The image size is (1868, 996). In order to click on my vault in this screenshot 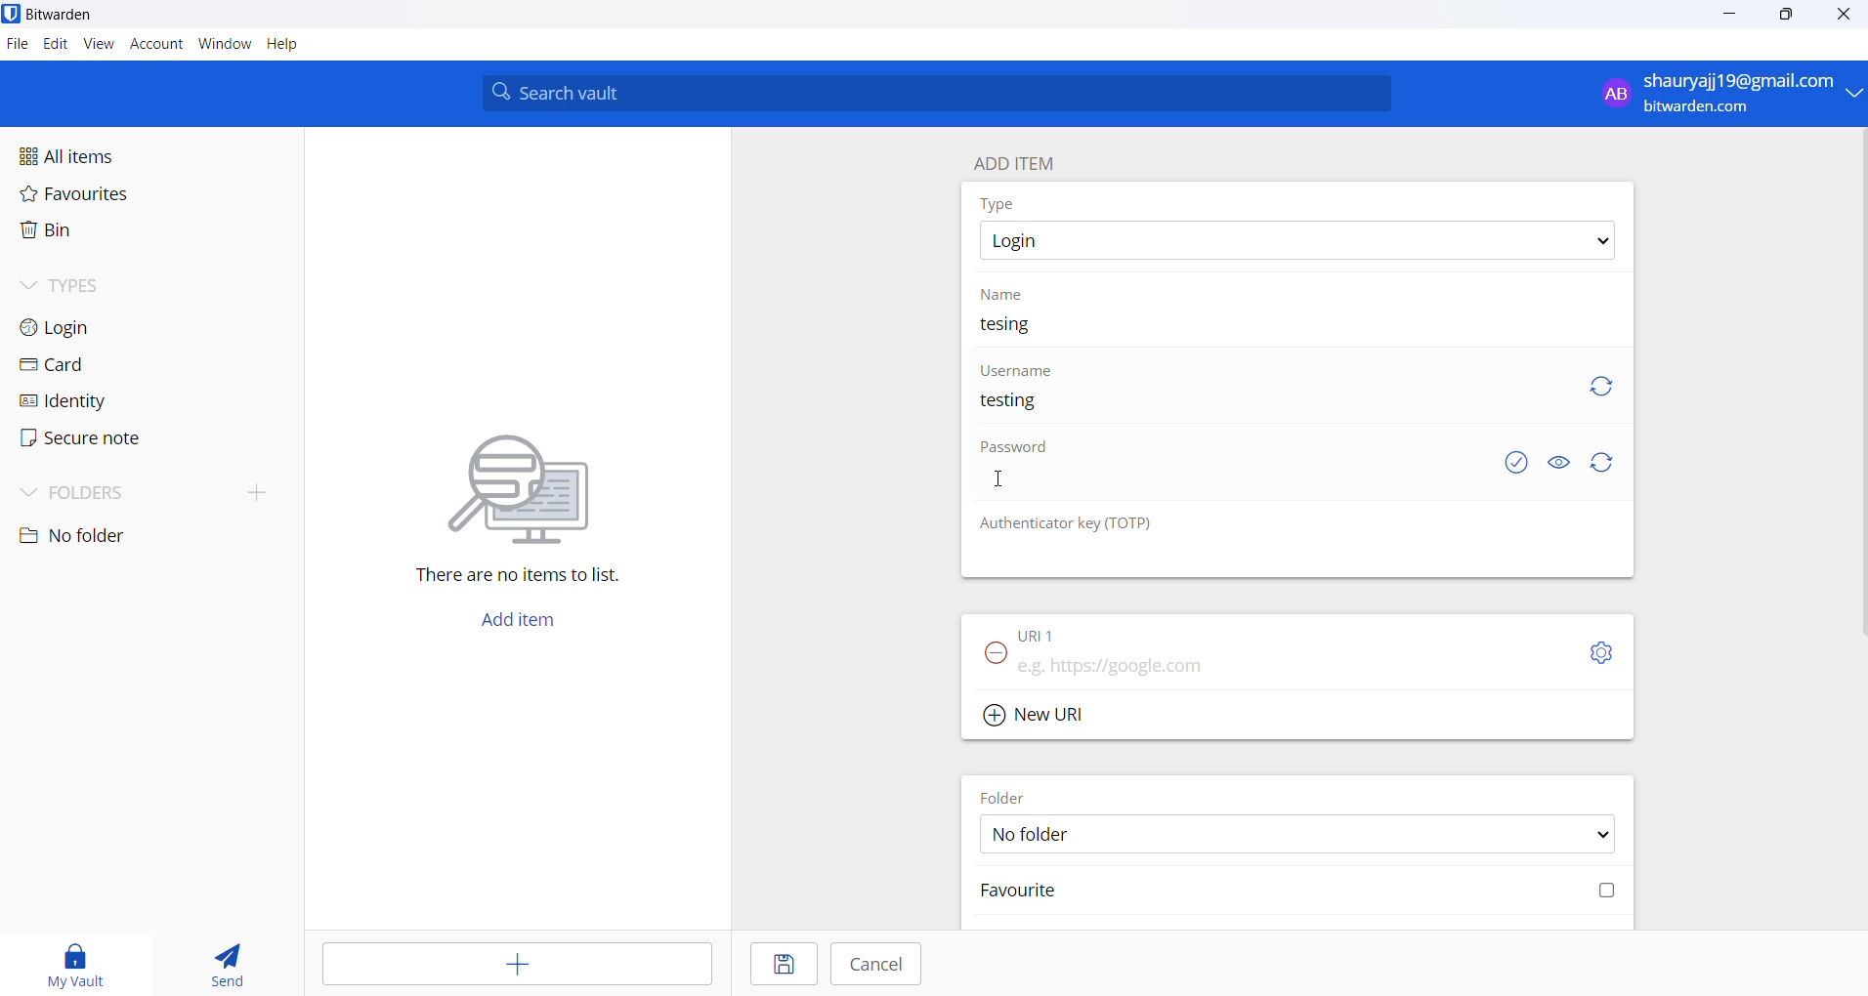, I will do `click(79, 962)`.